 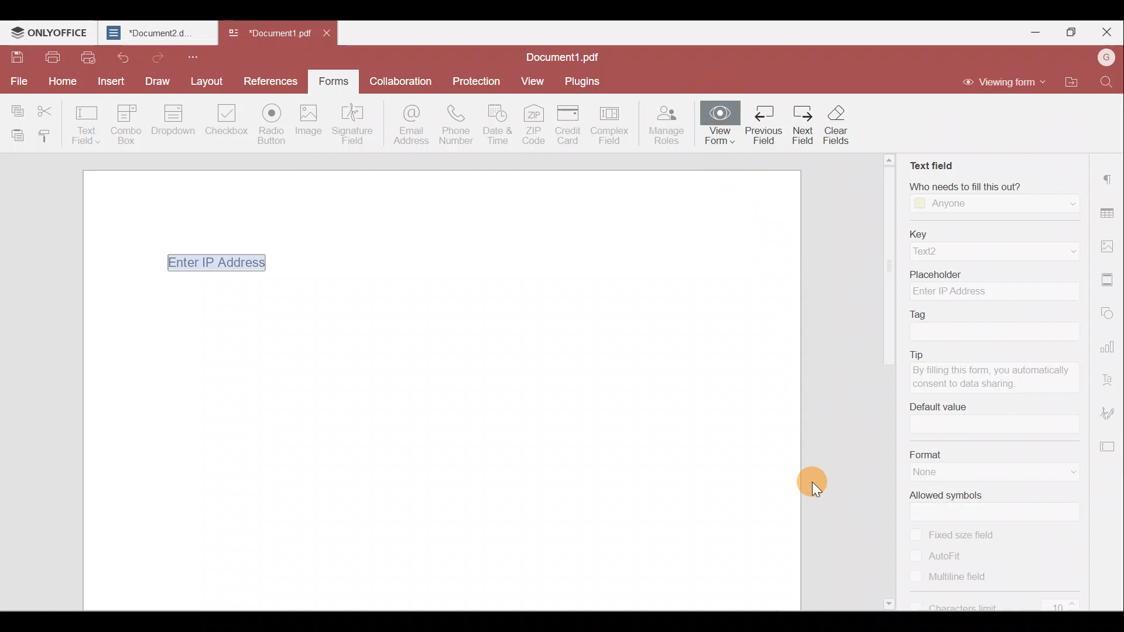 I want to click on Enter IP Address, so click(x=208, y=262).